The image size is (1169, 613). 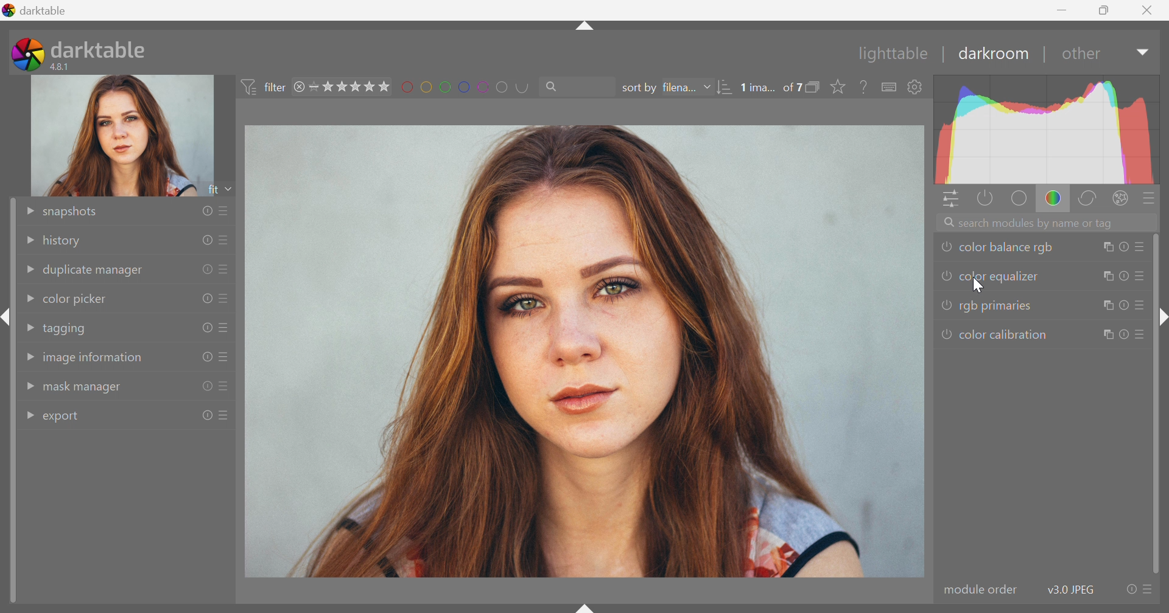 I want to click on Drop Down, so click(x=28, y=356).